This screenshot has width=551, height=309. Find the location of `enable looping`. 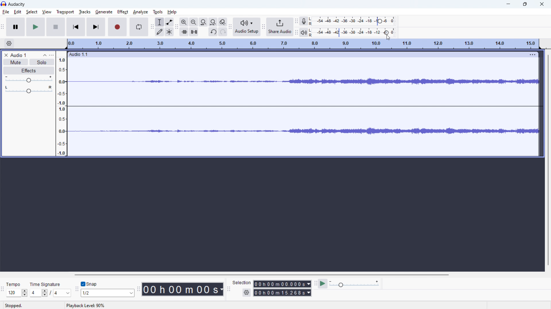

enable looping is located at coordinates (139, 27).